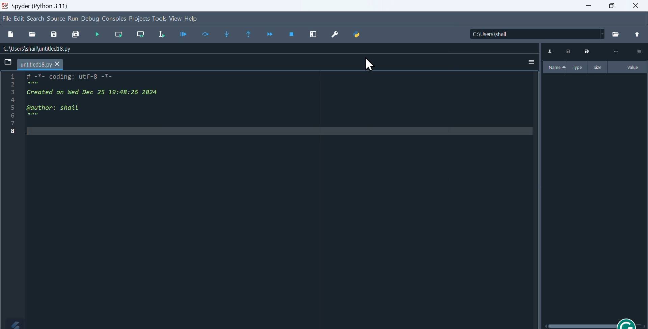 This screenshot has height=329, width=648. I want to click on help, so click(196, 18).